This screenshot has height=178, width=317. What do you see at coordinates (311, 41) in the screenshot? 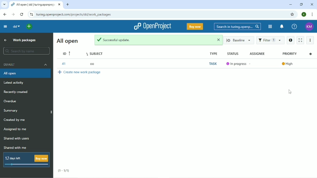
I see `More actions` at bounding box center [311, 41].